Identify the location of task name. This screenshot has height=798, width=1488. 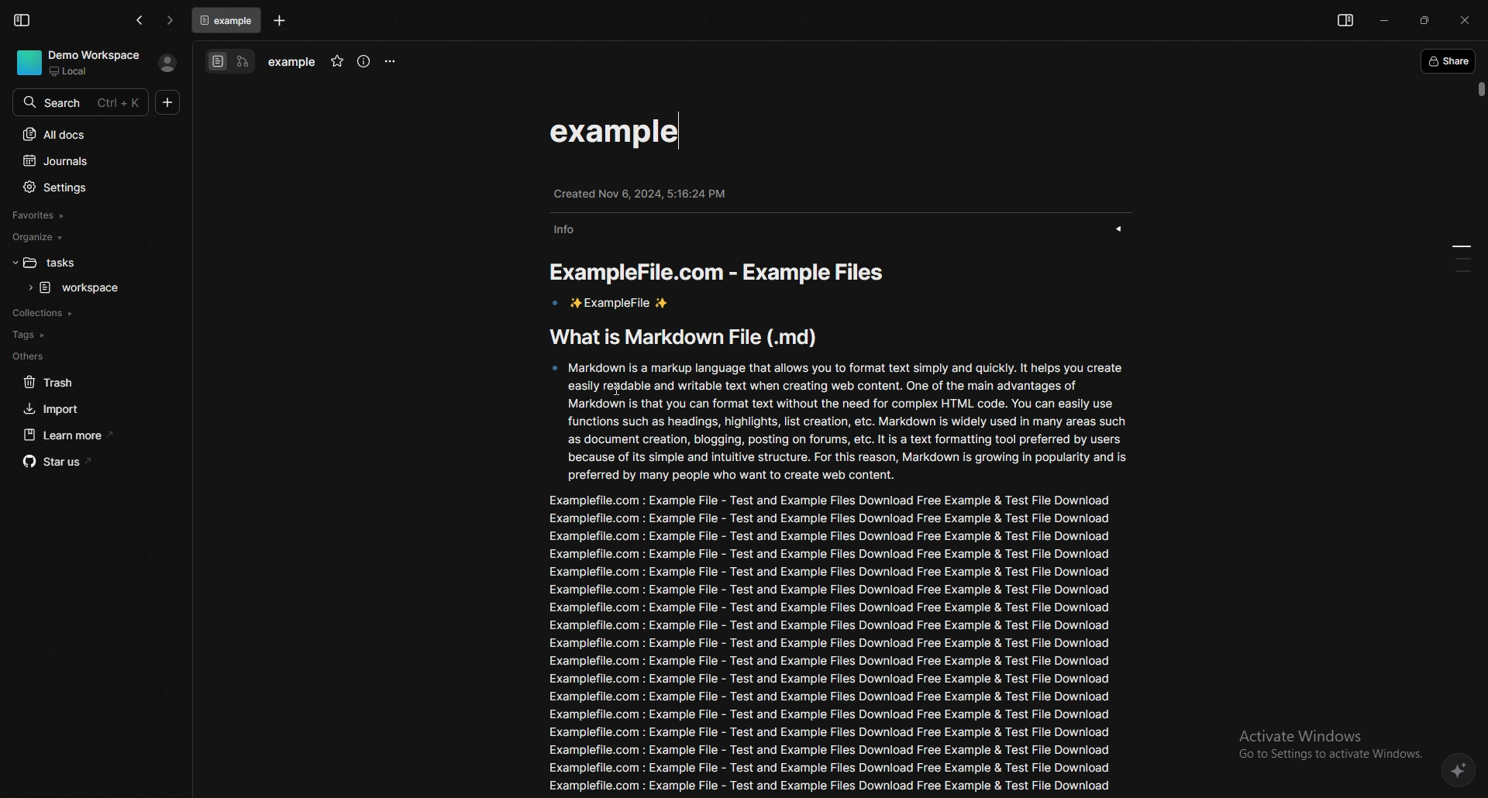
(292, 62).